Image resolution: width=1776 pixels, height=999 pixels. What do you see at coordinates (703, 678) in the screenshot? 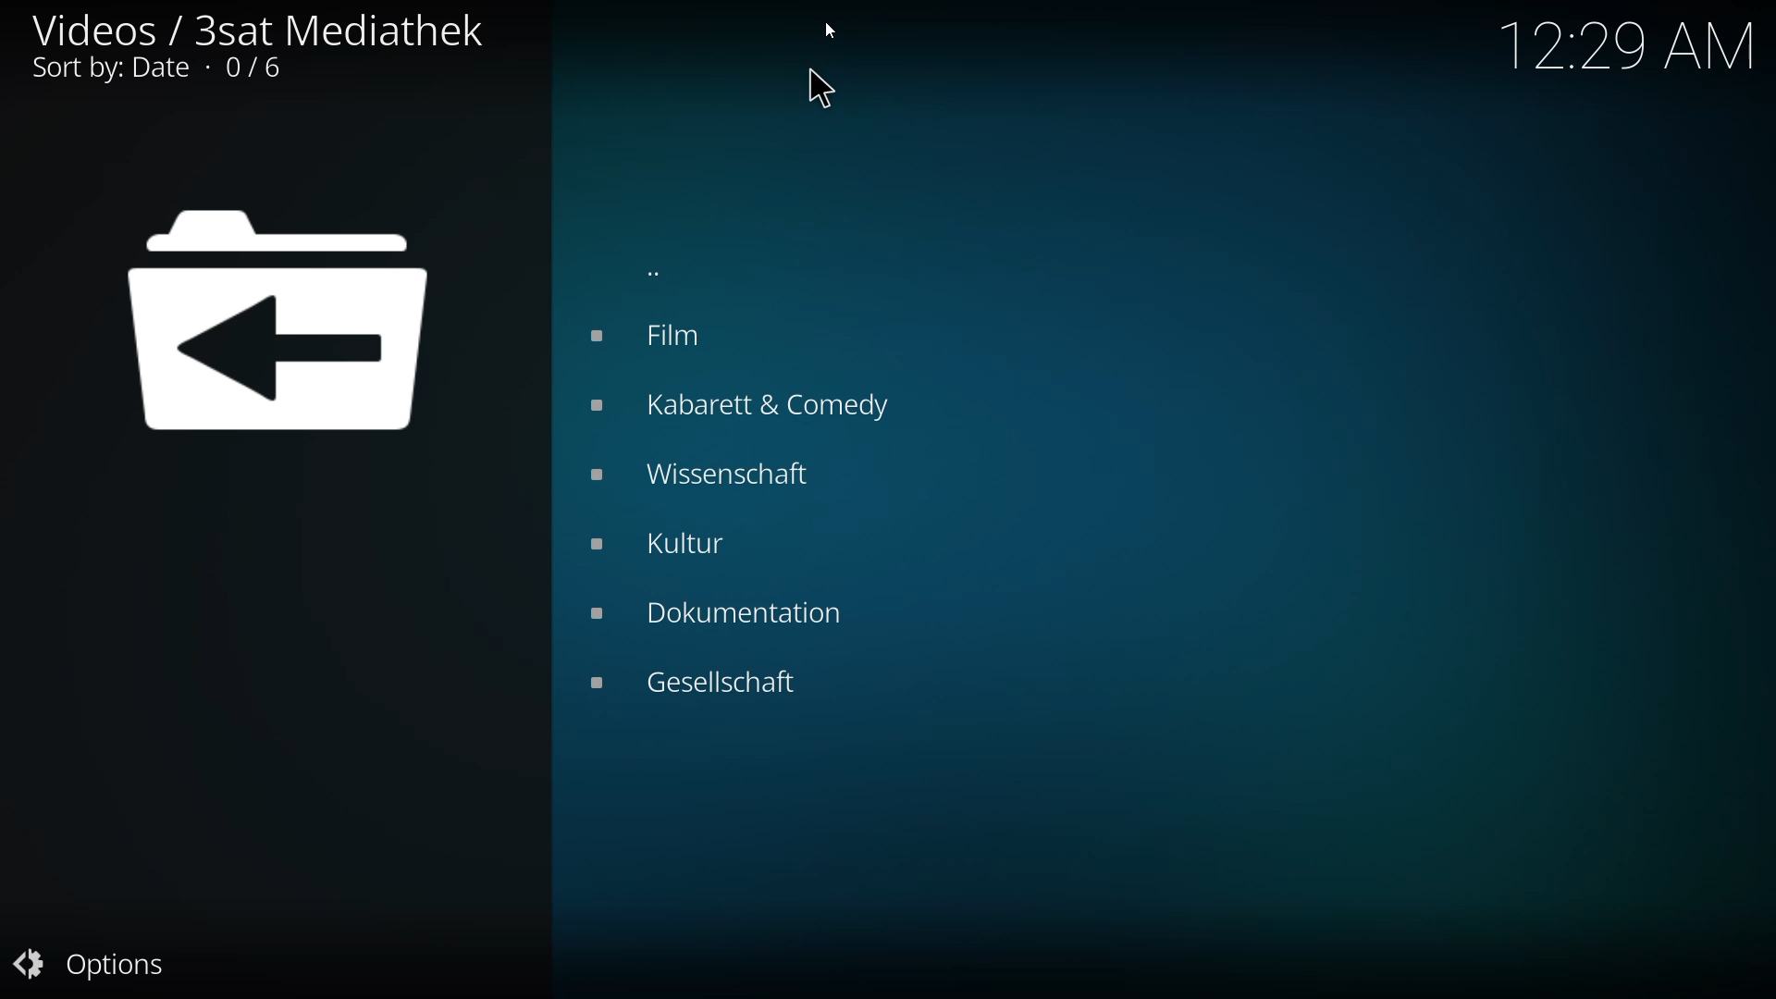
I see `gesellschaft` at bounding box center [703, 678].